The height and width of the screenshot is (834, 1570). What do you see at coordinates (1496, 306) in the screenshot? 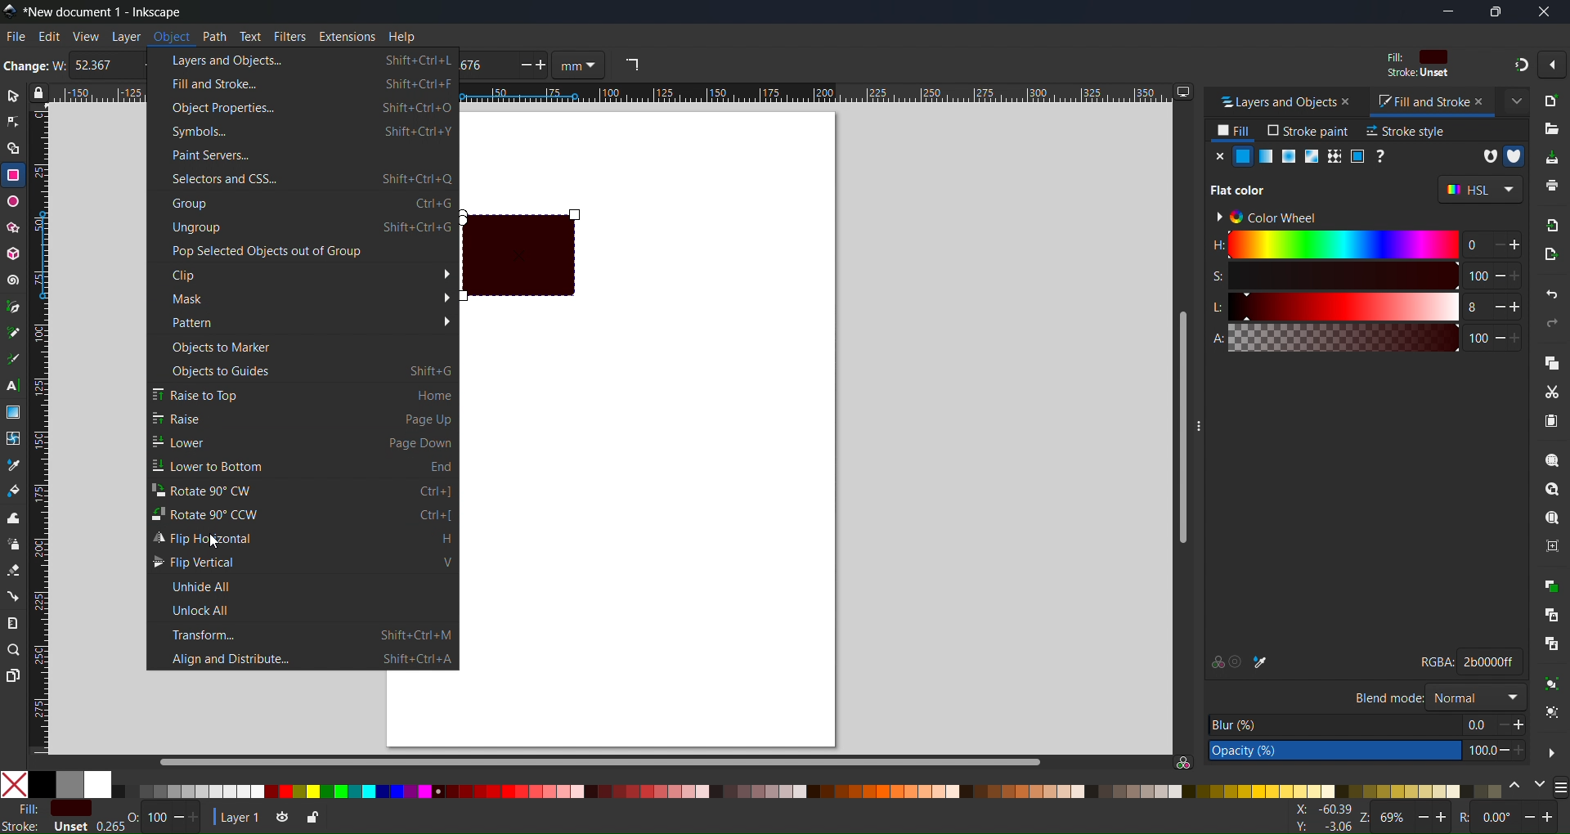
I see `decrease lightness` at bounding box center [1496, 306].